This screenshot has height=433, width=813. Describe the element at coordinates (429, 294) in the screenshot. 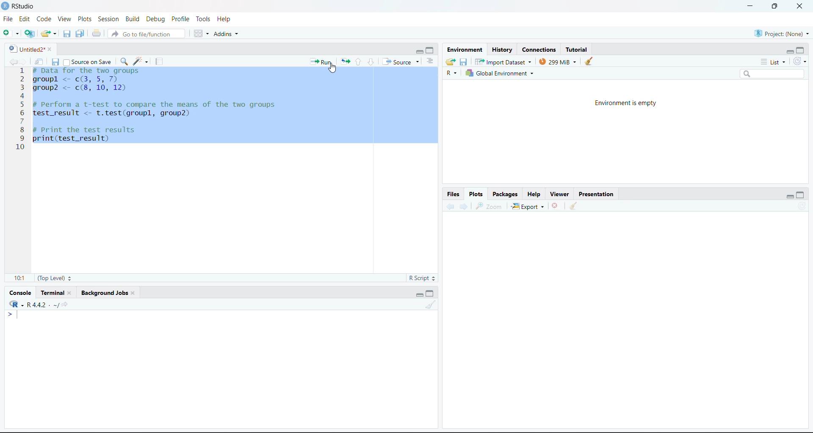

I see `maximize` at that location.